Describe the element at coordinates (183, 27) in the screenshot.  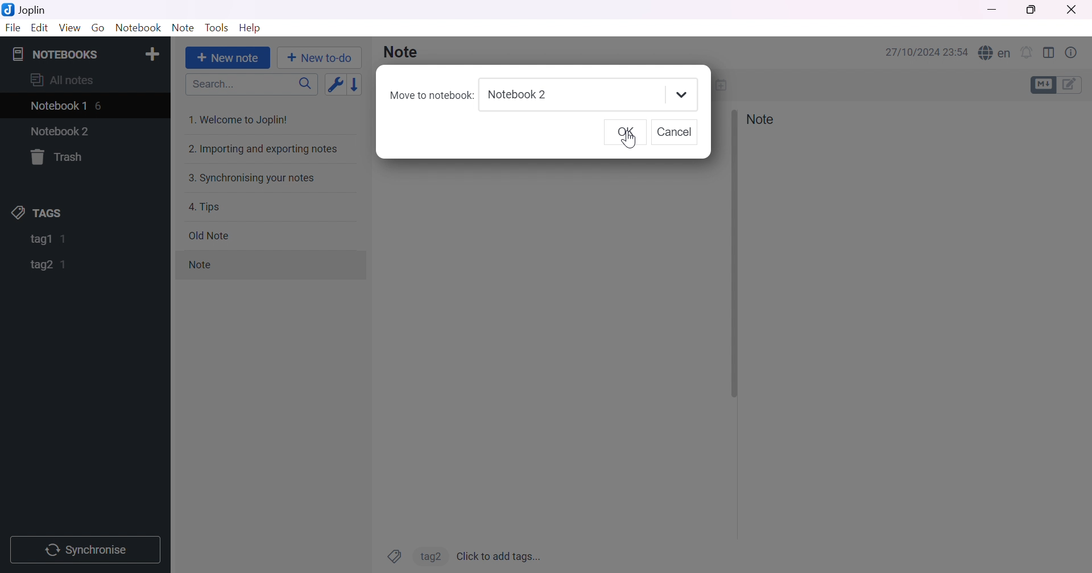
I see `Note` at that location.